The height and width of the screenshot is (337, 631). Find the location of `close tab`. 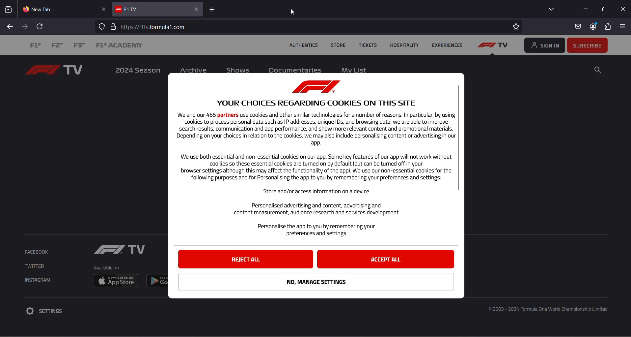

close tab is located at coordinates (198, 9).